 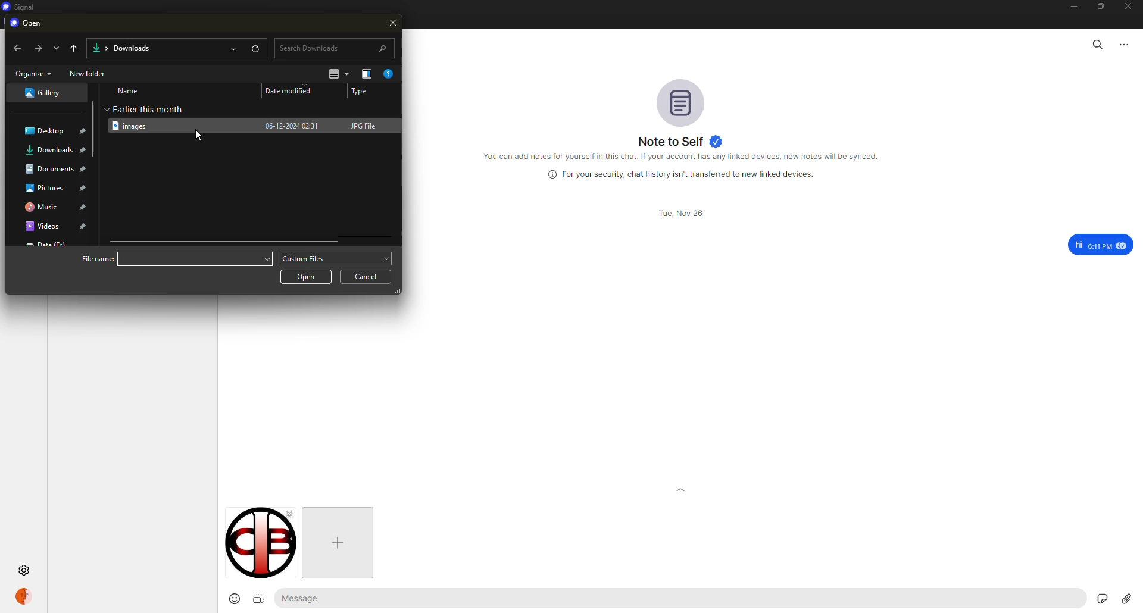 What do you see at coordinates (84, 207) in the screenshot?
I see `pin` at bounding box center [84, 207].